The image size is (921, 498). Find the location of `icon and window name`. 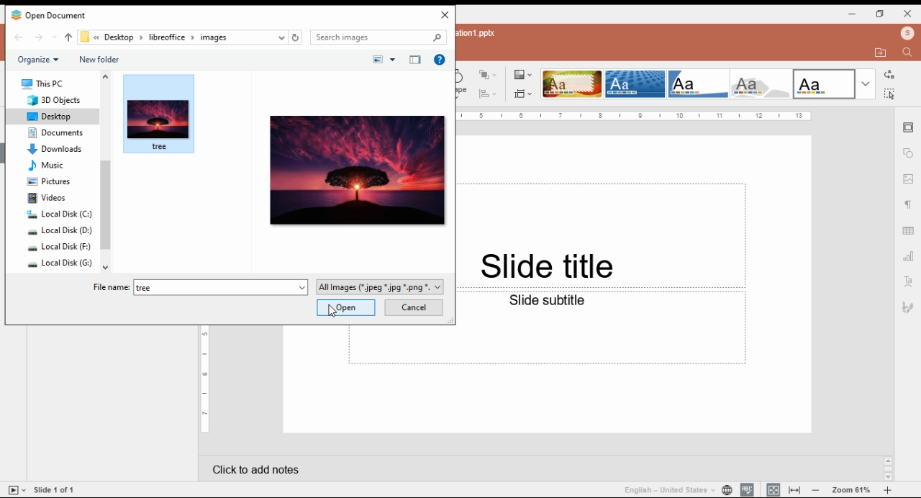

icon and window name is located at coordinates (48, 14).